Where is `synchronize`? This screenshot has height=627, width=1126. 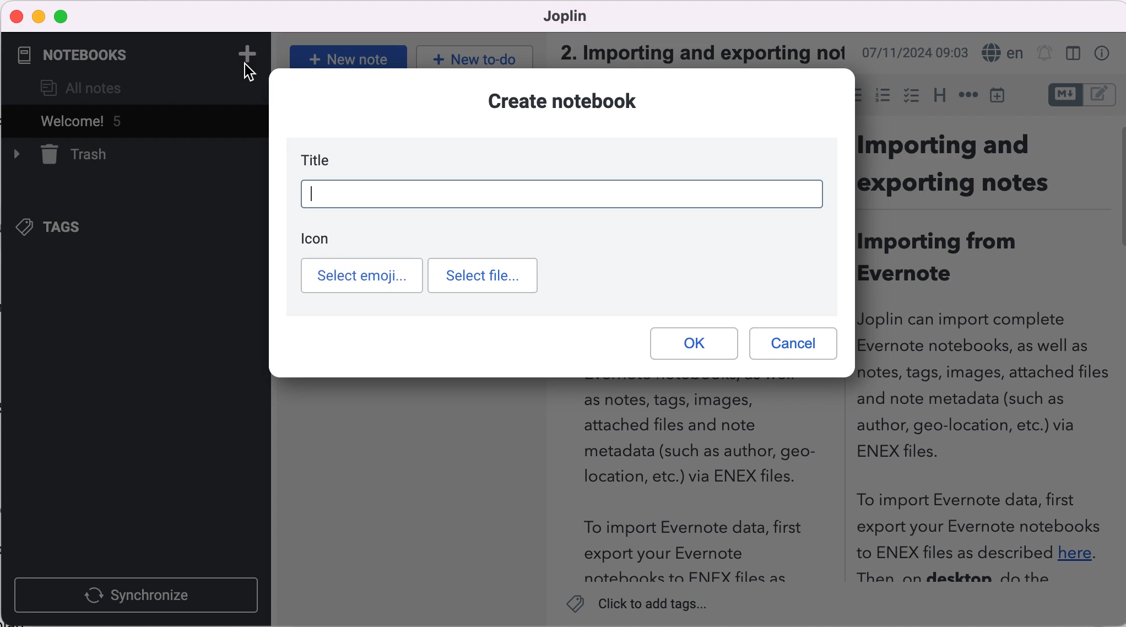 synchronize is located at coordinates (137, 596).